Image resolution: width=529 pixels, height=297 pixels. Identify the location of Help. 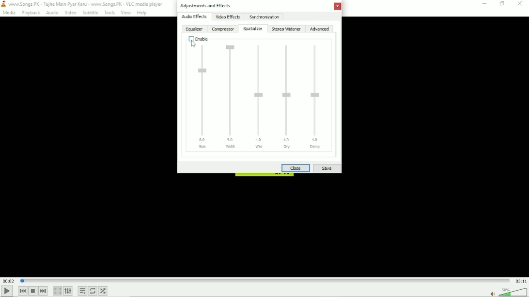
(142, 13).